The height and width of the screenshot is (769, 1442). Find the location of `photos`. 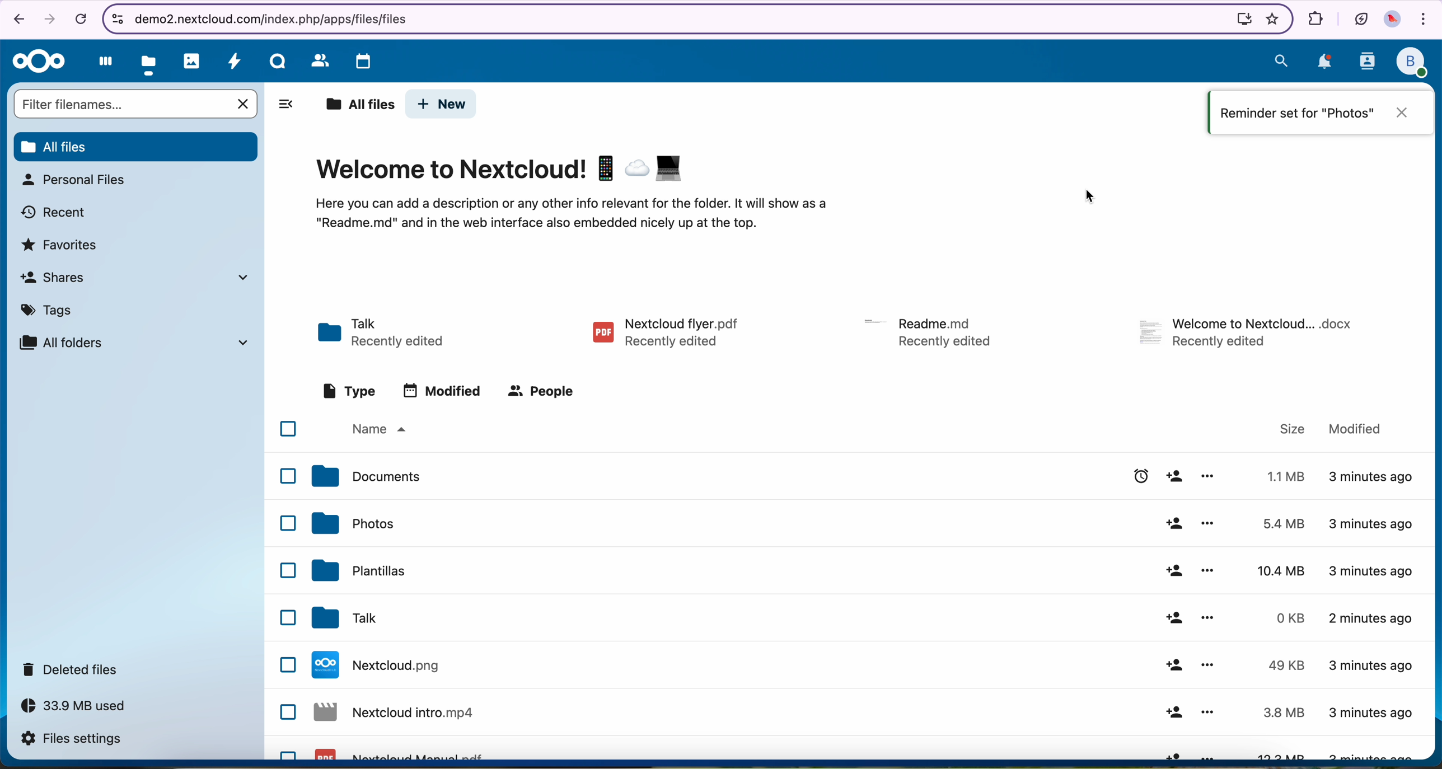

photos is located at coordinates (354, 523).